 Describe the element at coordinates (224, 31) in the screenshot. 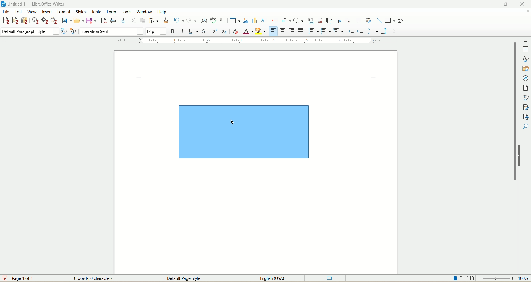

I see `subscript` at that location.